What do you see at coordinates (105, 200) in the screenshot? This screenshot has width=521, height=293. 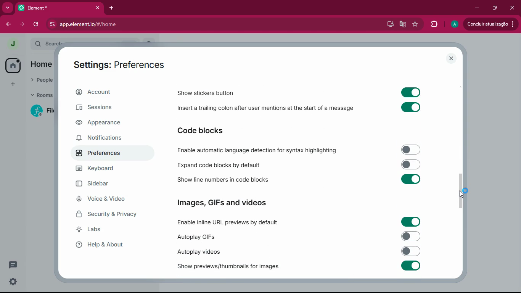 I see `Voice & Video` at bounding box center [105, 200].